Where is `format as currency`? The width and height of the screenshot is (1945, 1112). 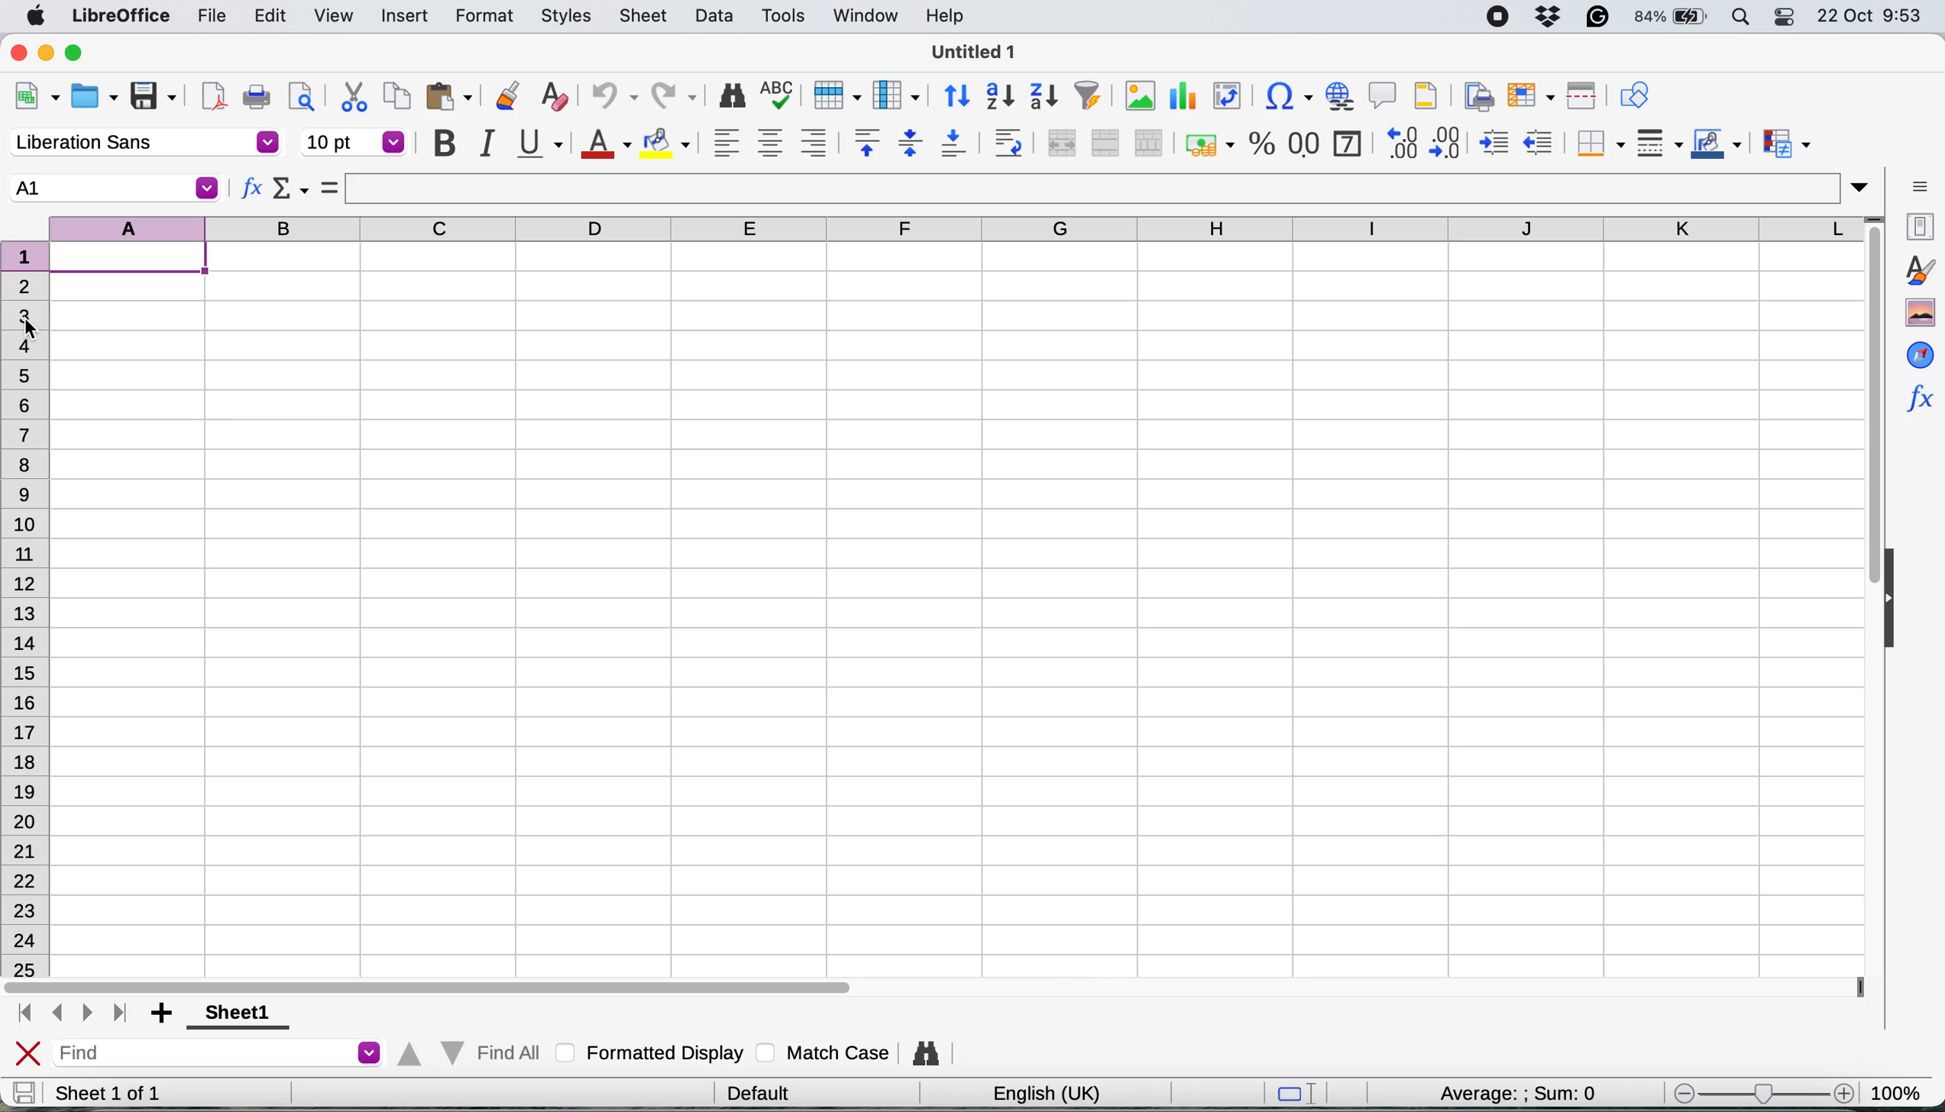
format as currency is located at coordinates (1208, 144).